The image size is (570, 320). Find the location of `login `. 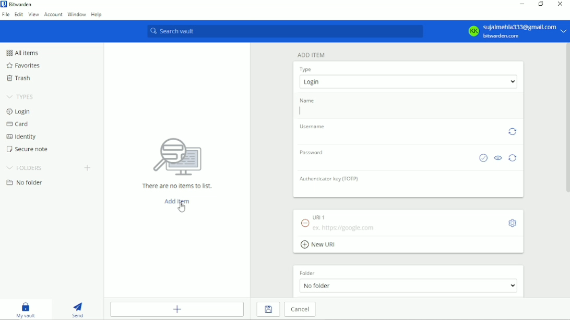

login  is located at coordinates (408, 81).